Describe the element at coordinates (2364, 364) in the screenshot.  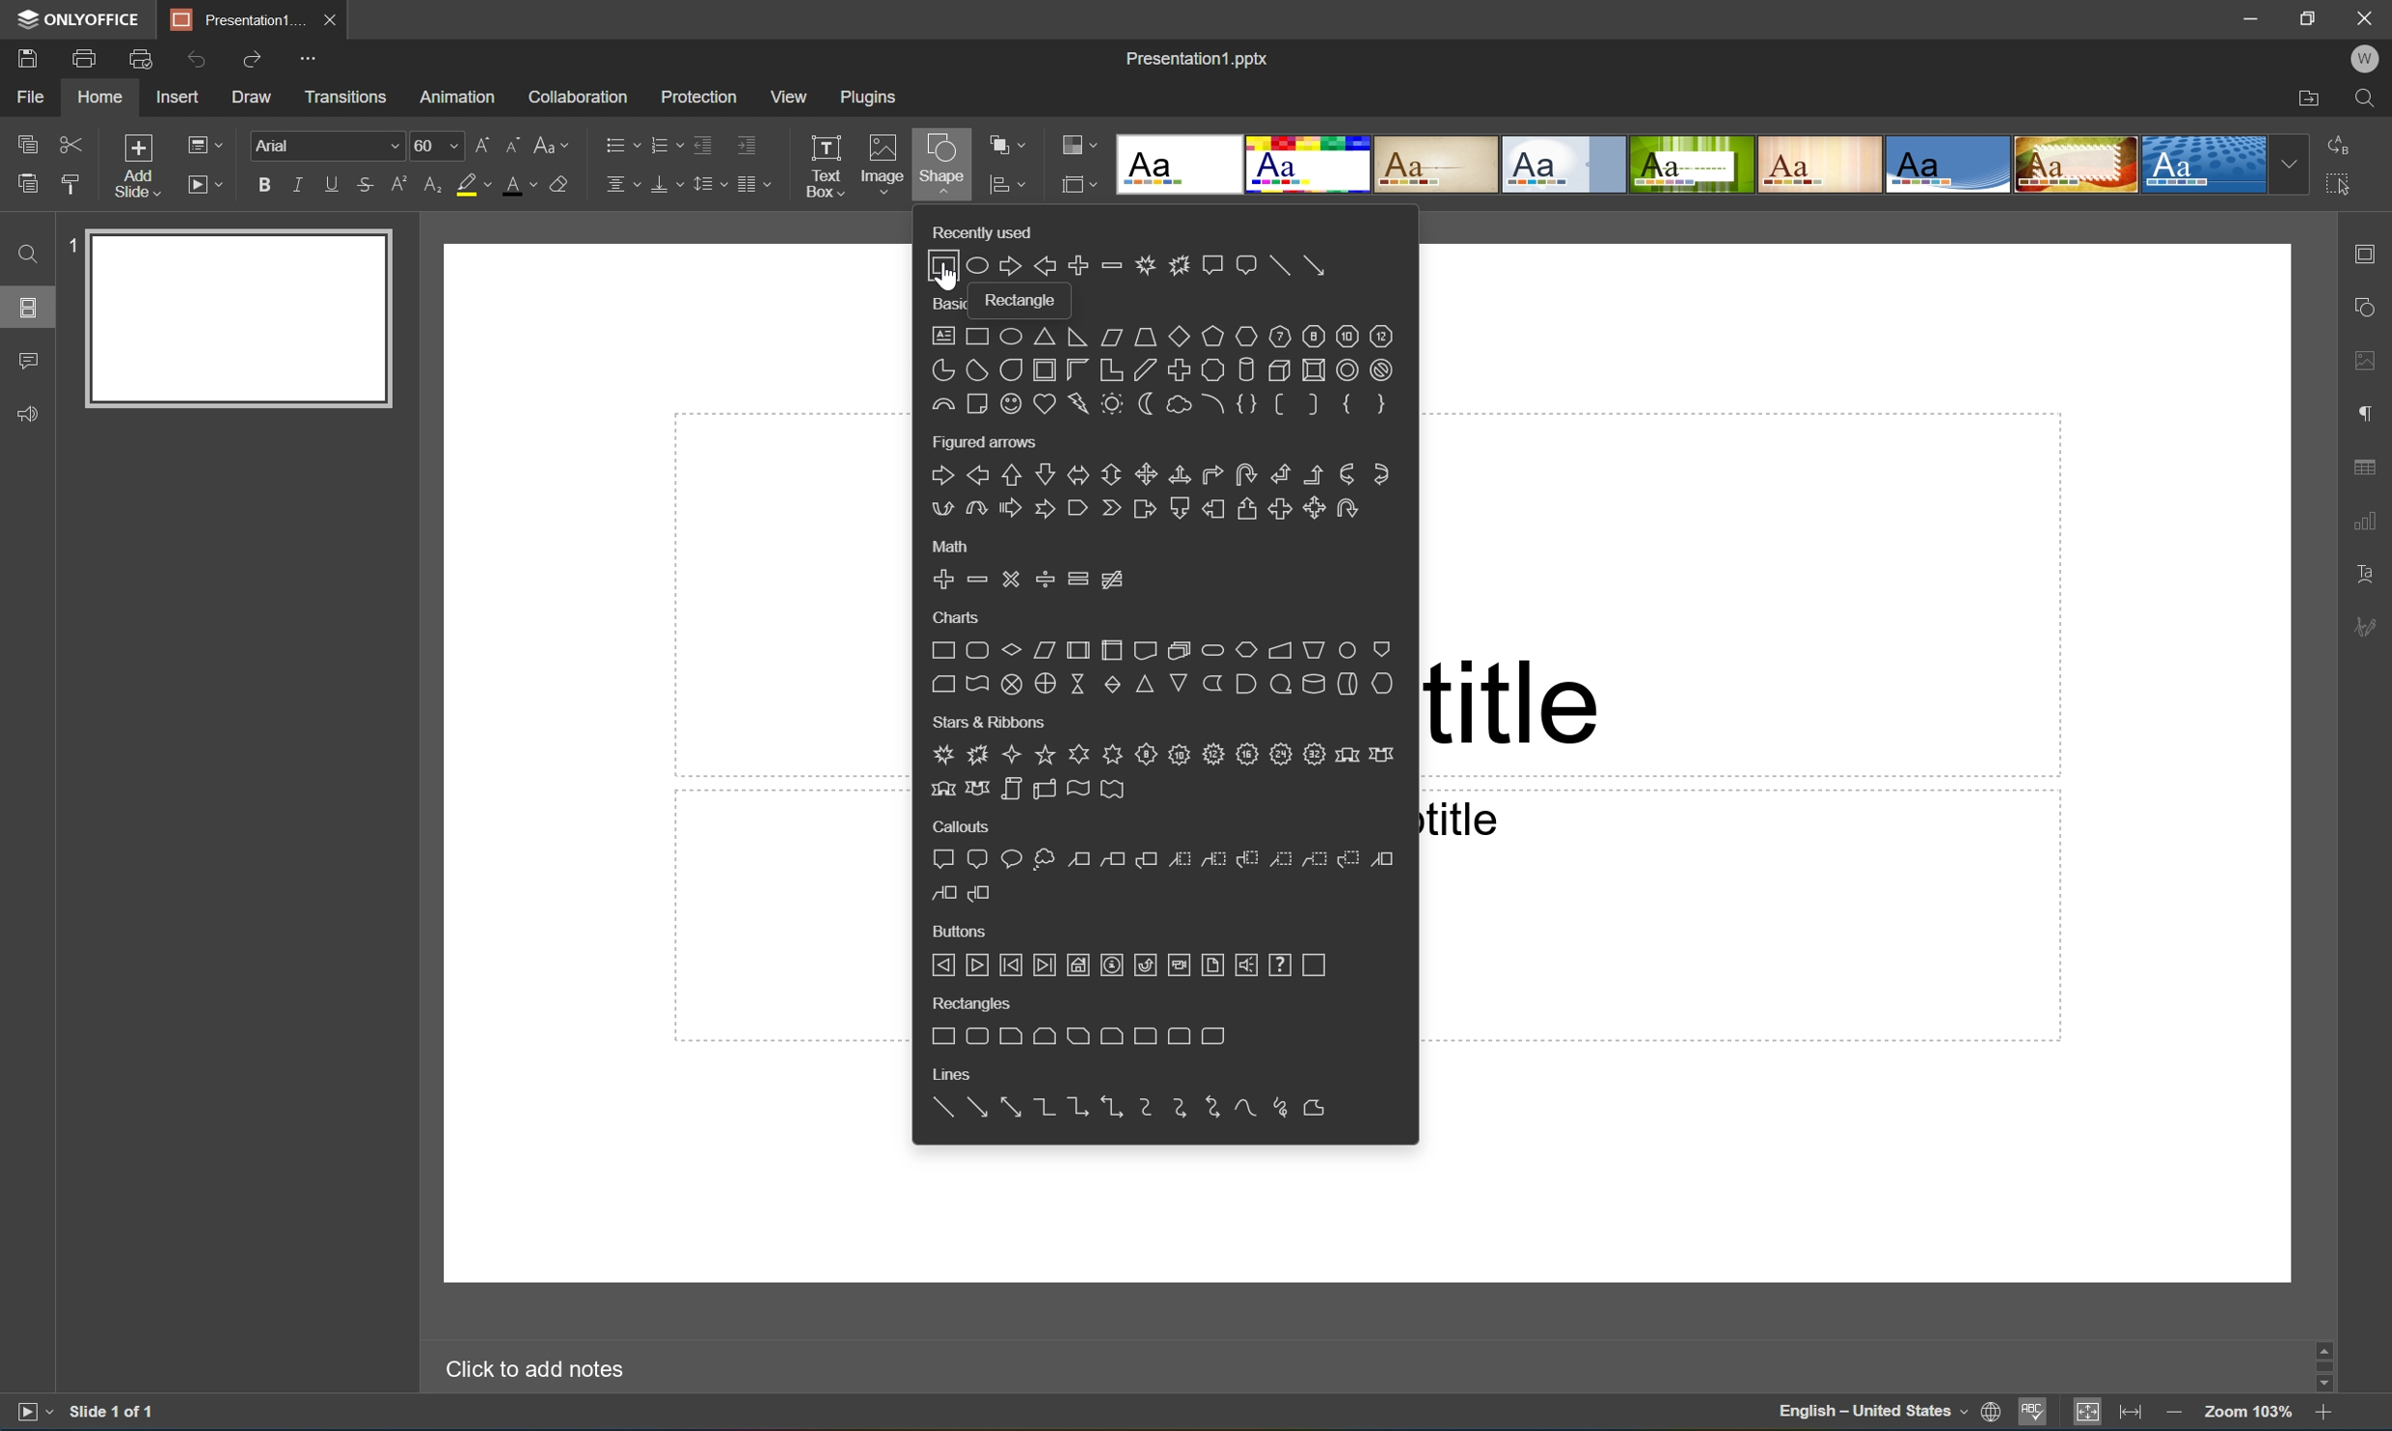
I see `image settings` at that location.